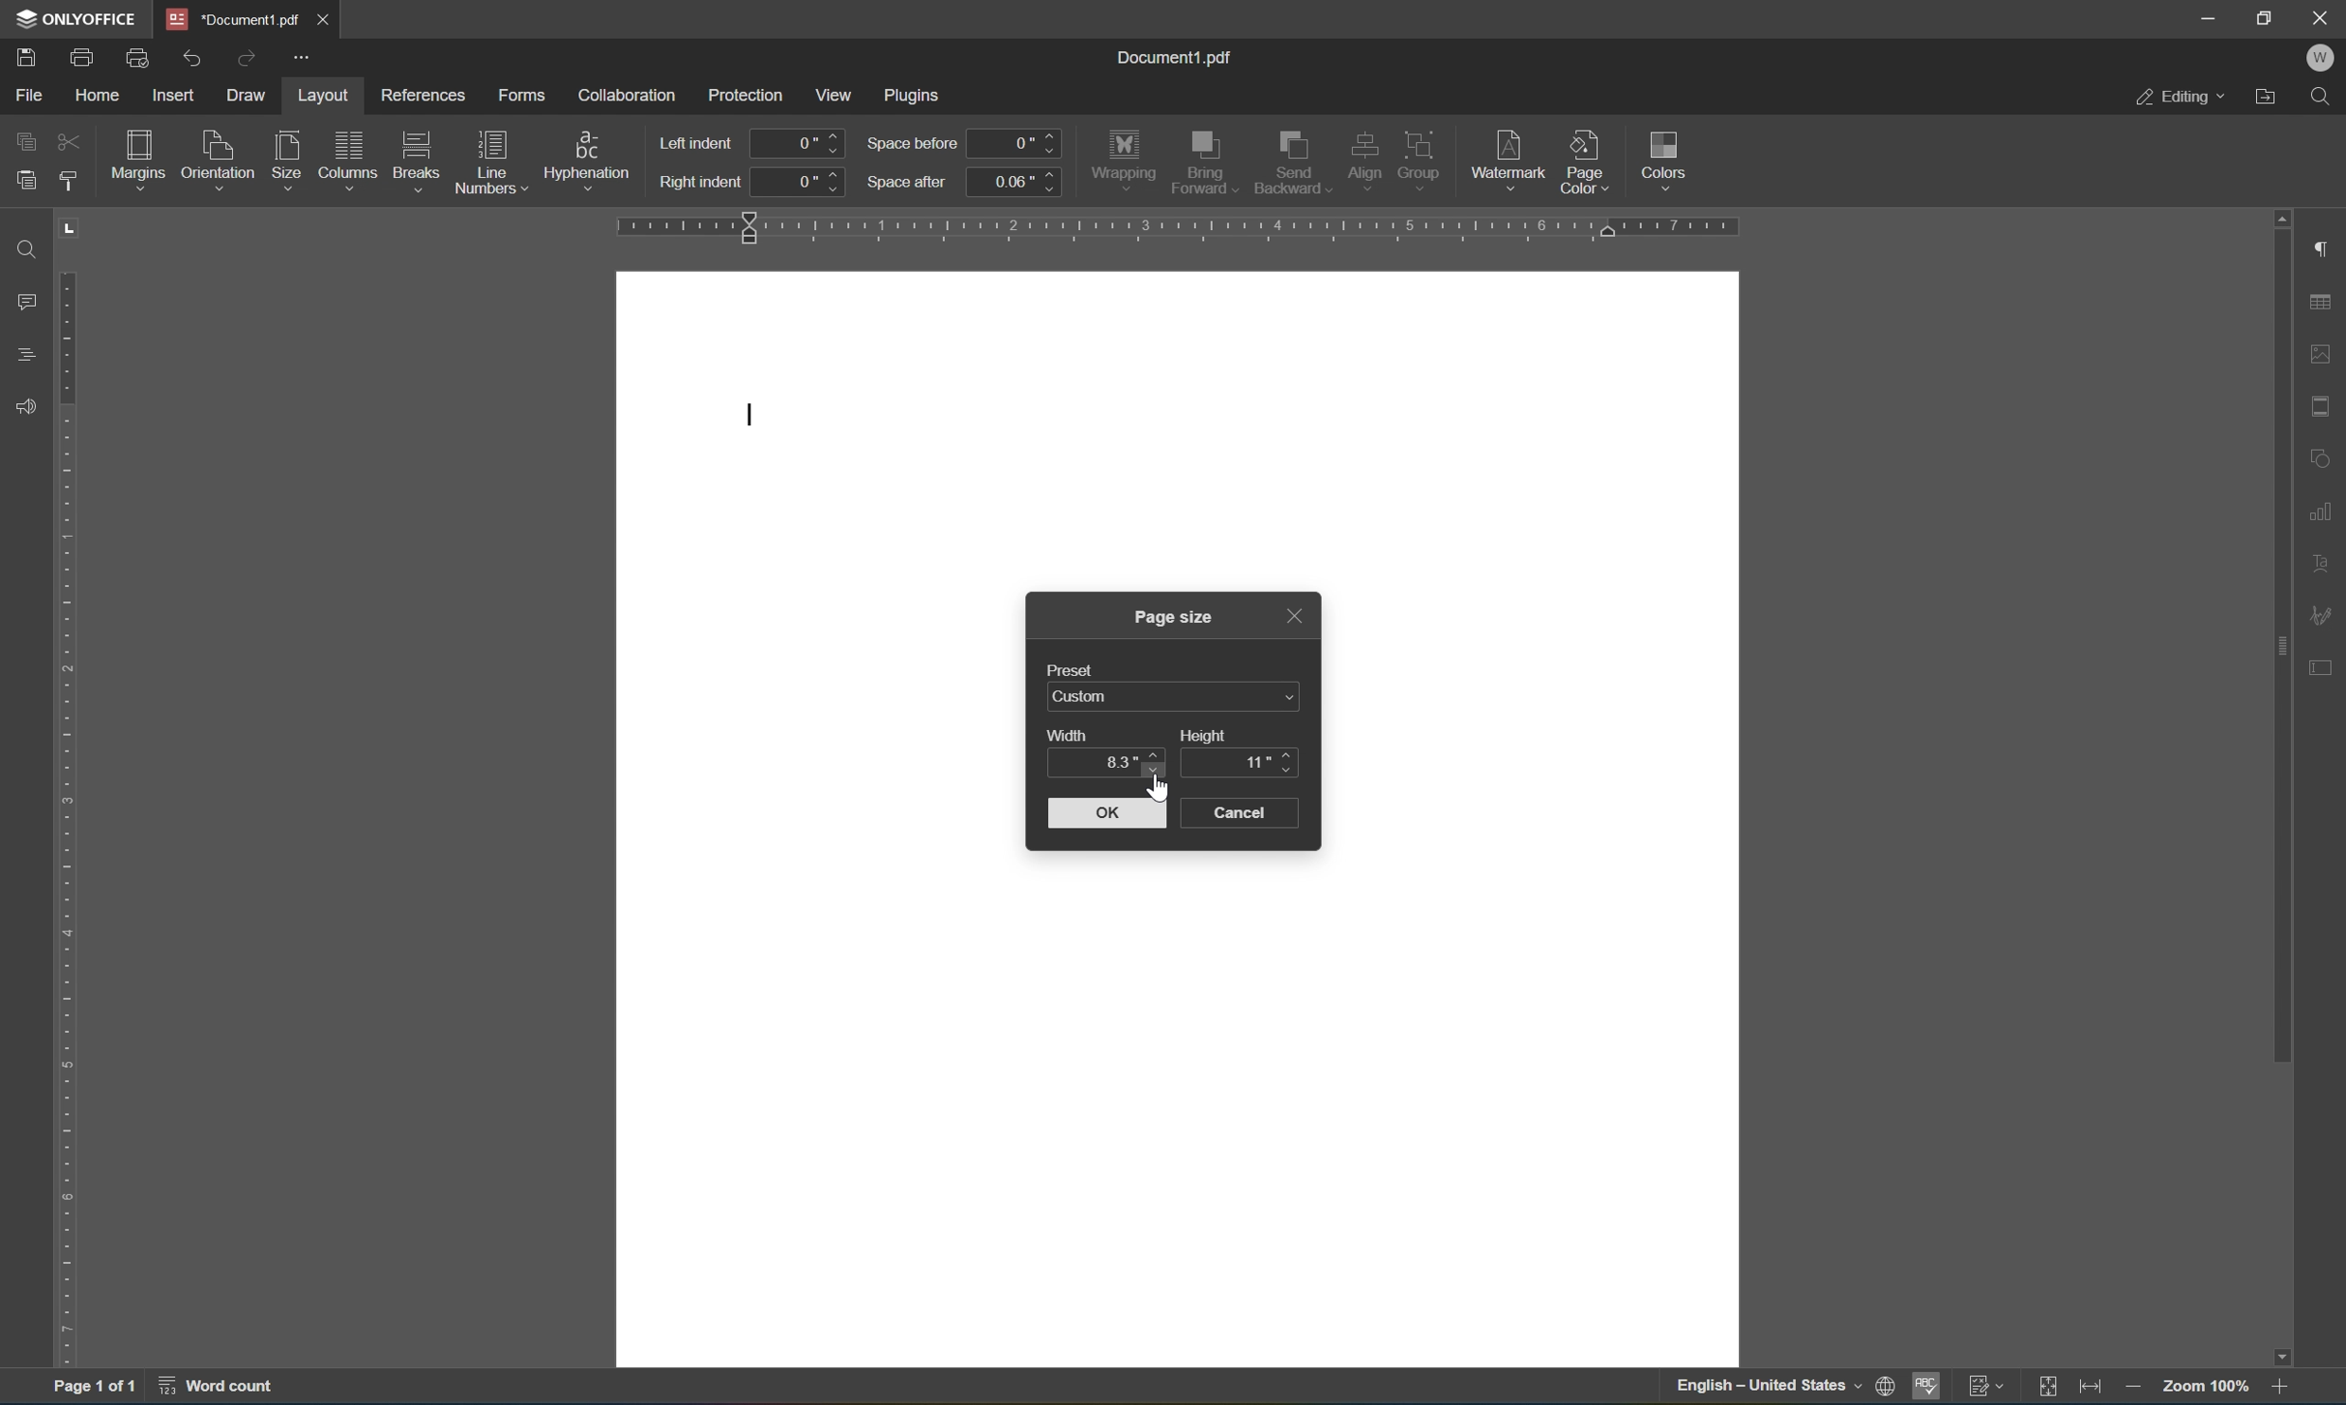  What do you see at coordinates (2322, 302) in the screenshot?
I see `table settings` at bounding box center [2322, 302].